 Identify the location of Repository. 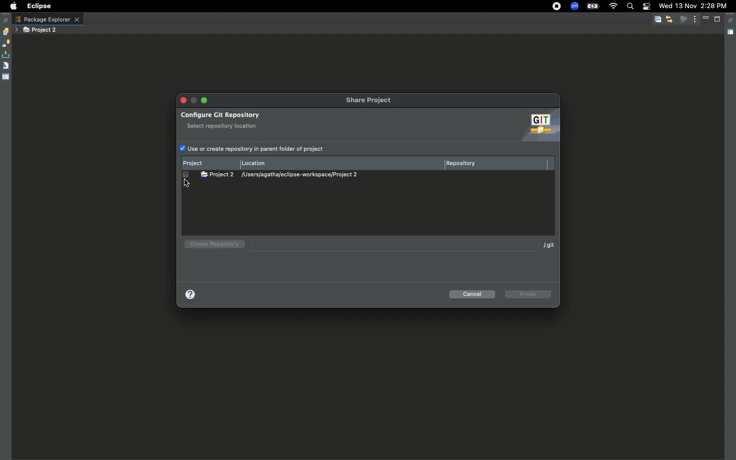
(464, 165).